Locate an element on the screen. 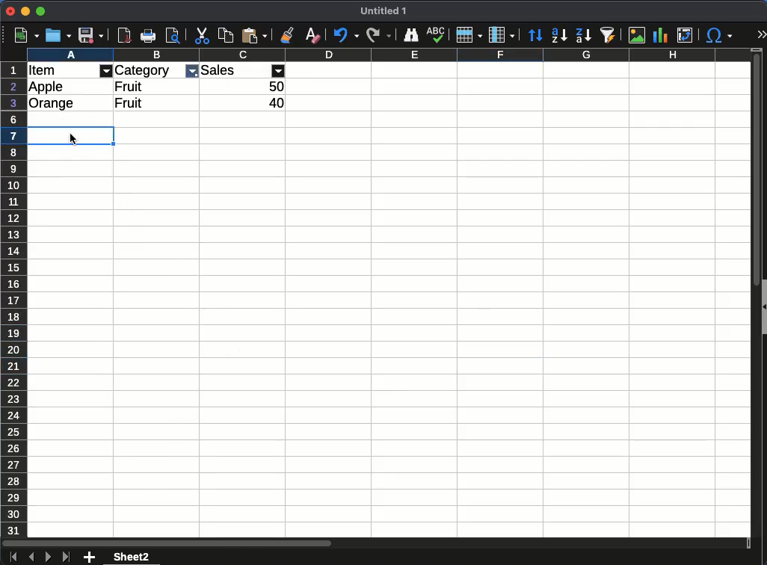 The height and width of the screenshot is (565, 767). minimize is located at coordinates (25, 11).